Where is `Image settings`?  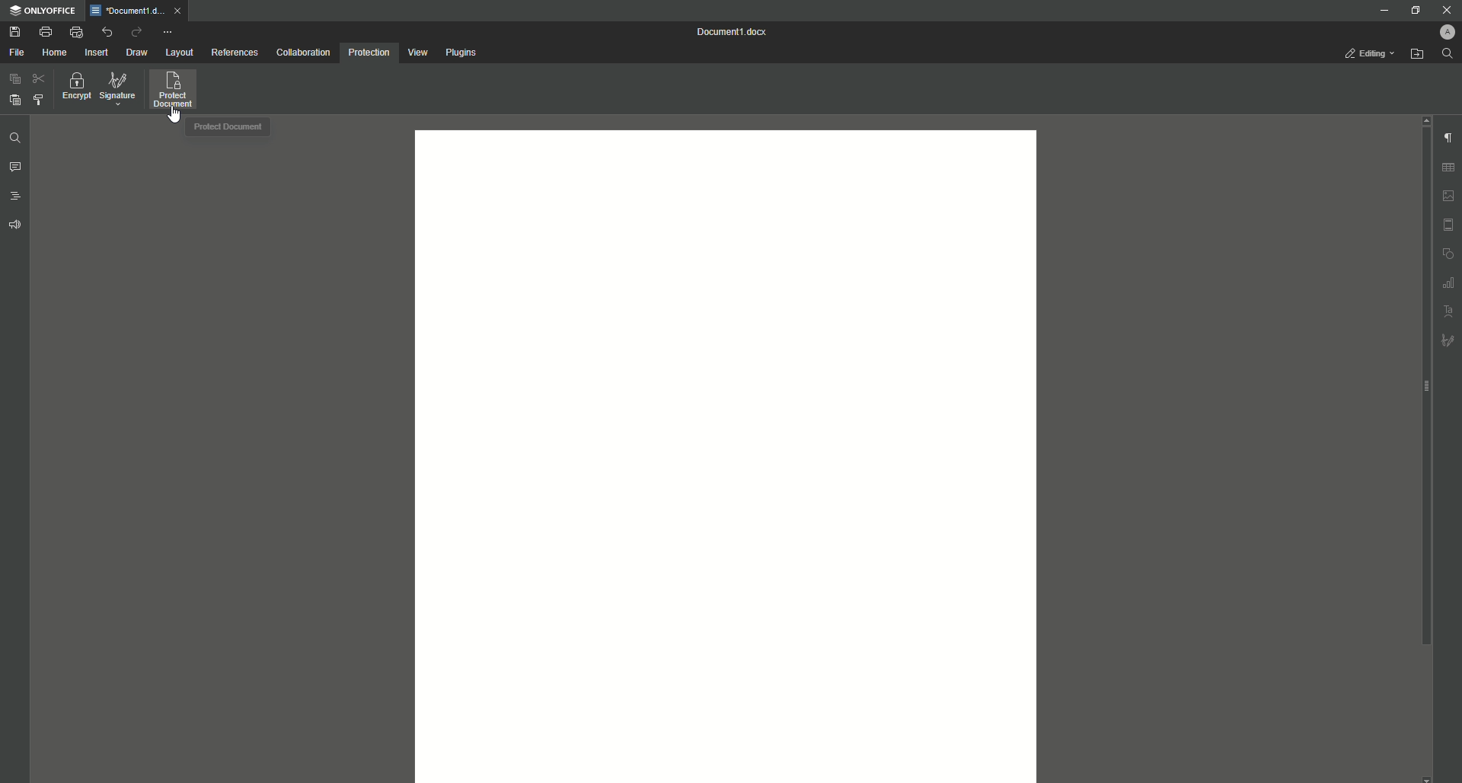
Image settings is located at coordinates (1450, 196).